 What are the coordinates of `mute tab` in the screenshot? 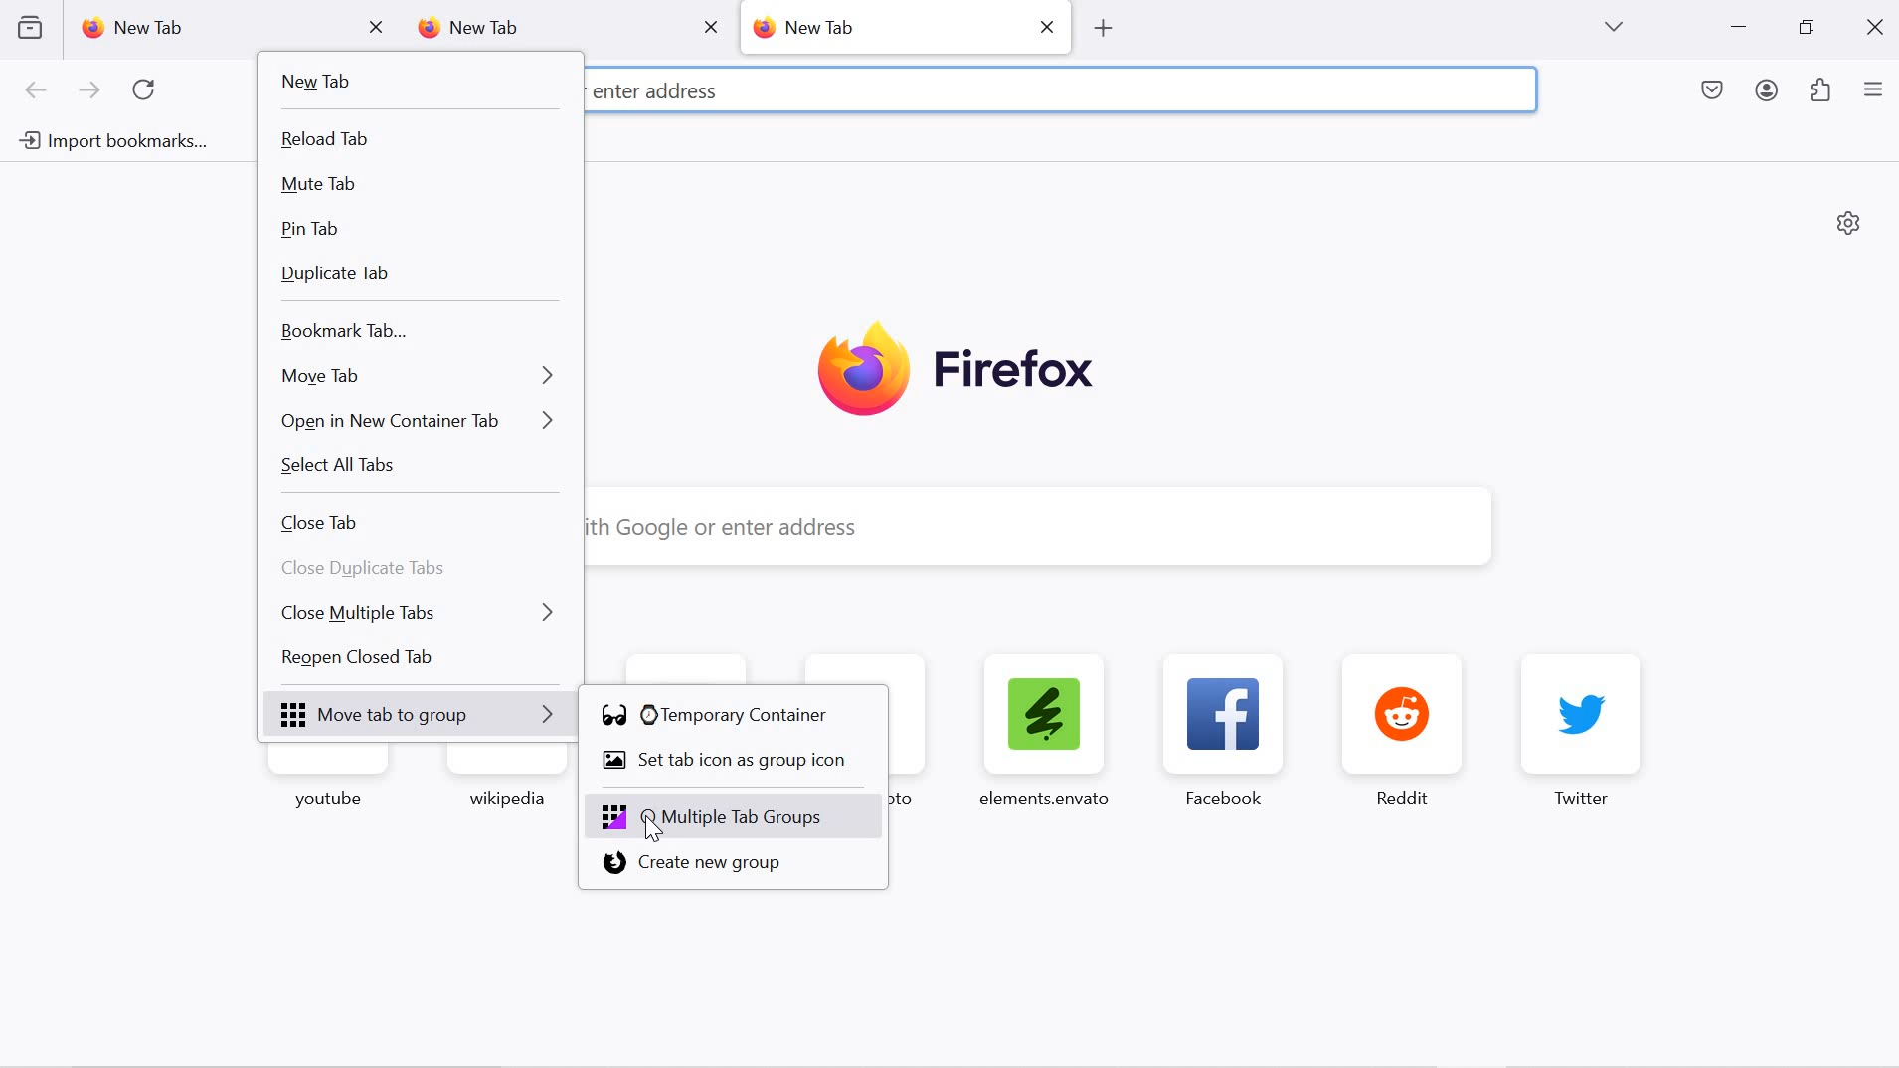 It's located at (418, 186).